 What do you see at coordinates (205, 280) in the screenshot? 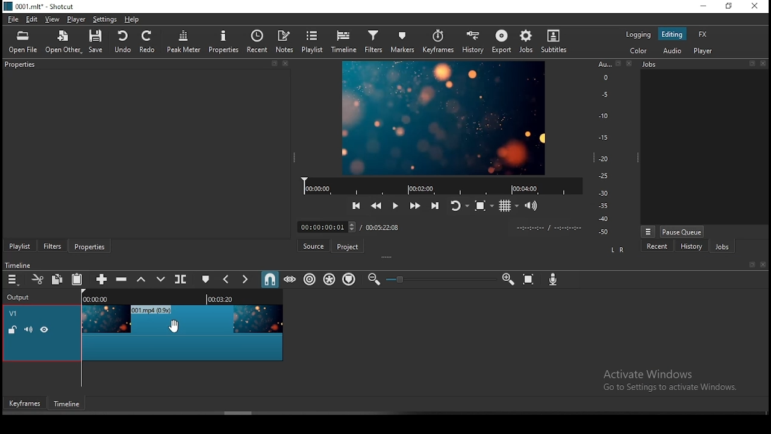
I see `create/edit marker` at bounding box center [205, 280].